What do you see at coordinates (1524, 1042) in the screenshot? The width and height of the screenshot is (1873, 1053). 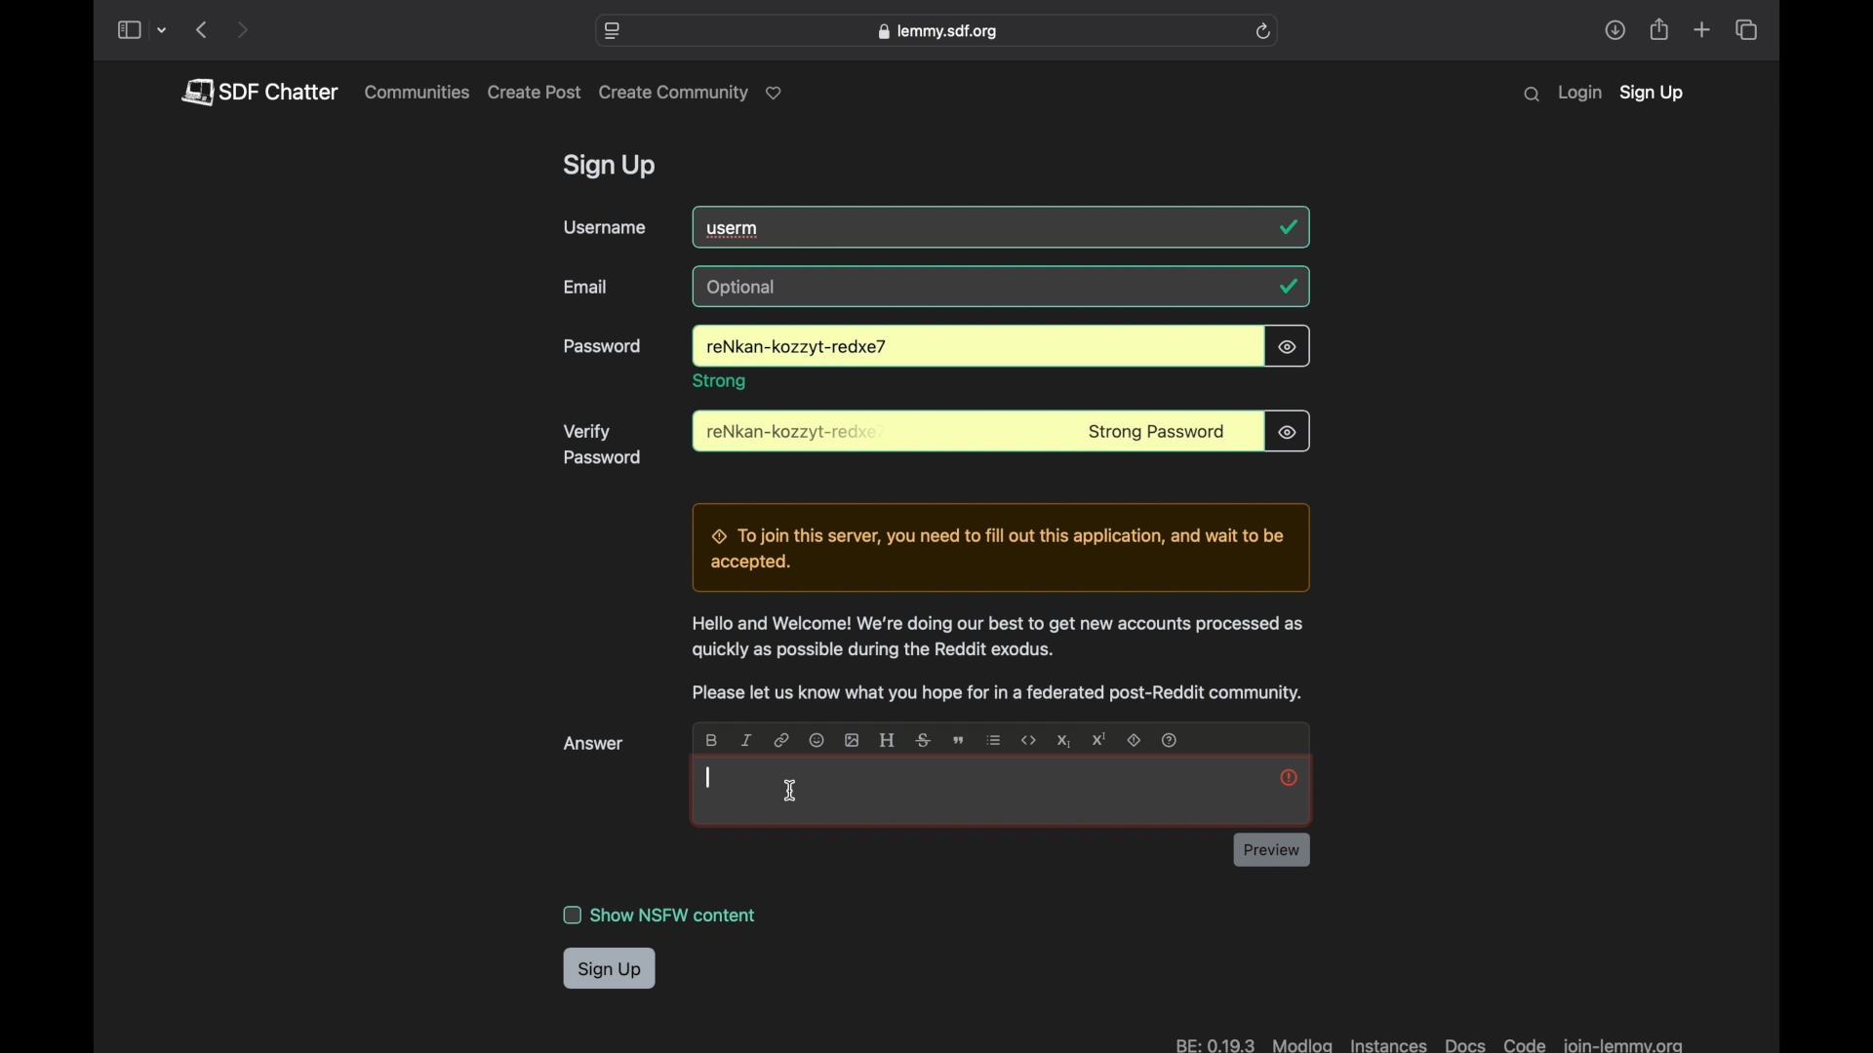 I see `code` at bounding box center [1524, 1042].